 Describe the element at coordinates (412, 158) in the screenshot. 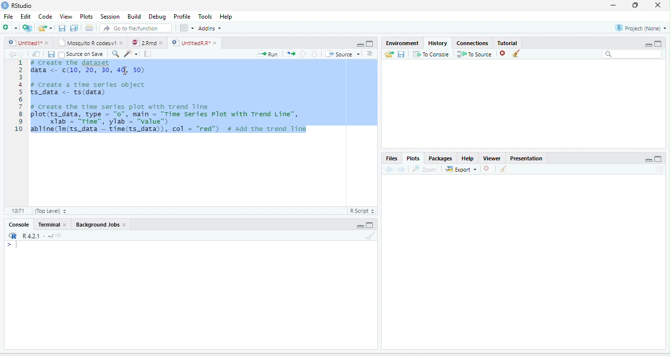

I see `Plots` at that location.